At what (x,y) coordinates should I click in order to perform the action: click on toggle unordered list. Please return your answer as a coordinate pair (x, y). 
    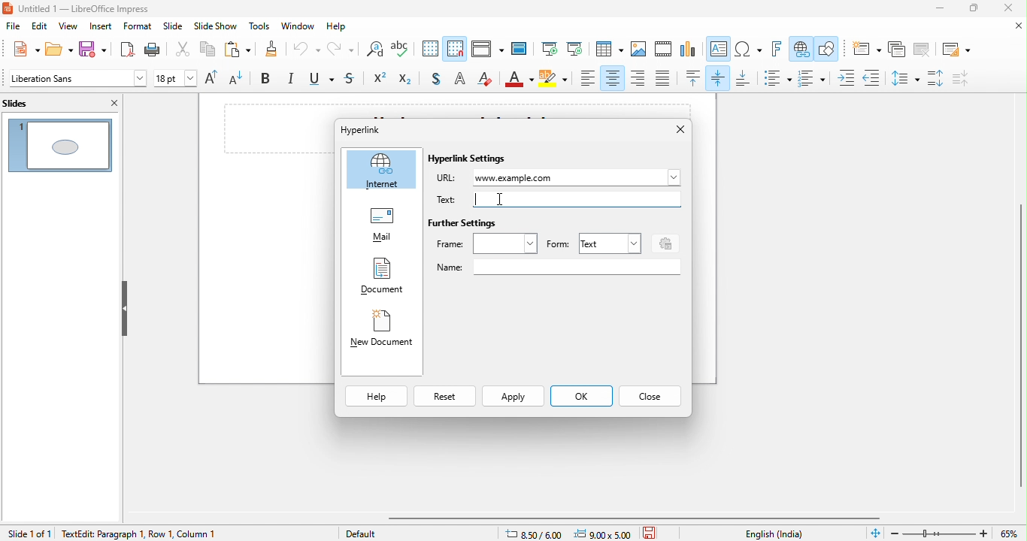
    Looking at the image, I should click on (777, 78).